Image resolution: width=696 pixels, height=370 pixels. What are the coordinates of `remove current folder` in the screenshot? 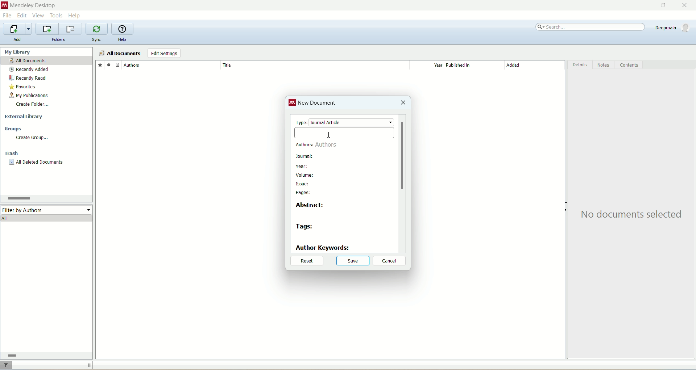 It's located at (71, 29).